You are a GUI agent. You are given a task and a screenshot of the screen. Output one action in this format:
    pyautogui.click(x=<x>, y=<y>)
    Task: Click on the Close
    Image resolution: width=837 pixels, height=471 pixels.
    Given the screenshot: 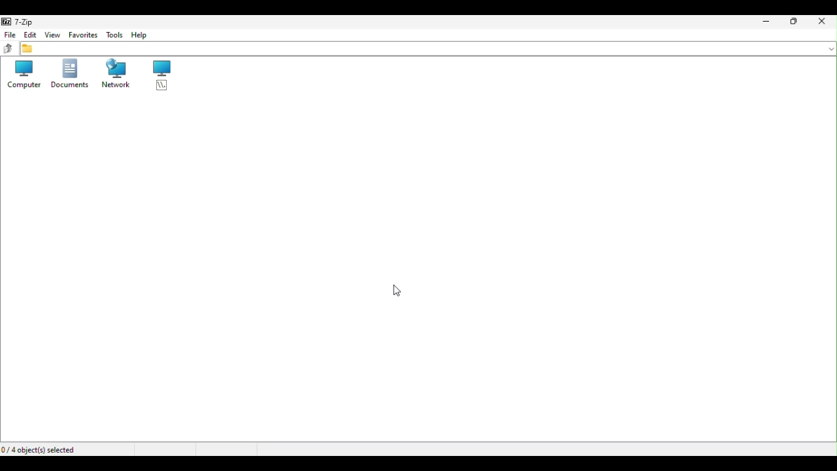 What is the action you would take?
    pyautogui.click(x=826, y=20)
    